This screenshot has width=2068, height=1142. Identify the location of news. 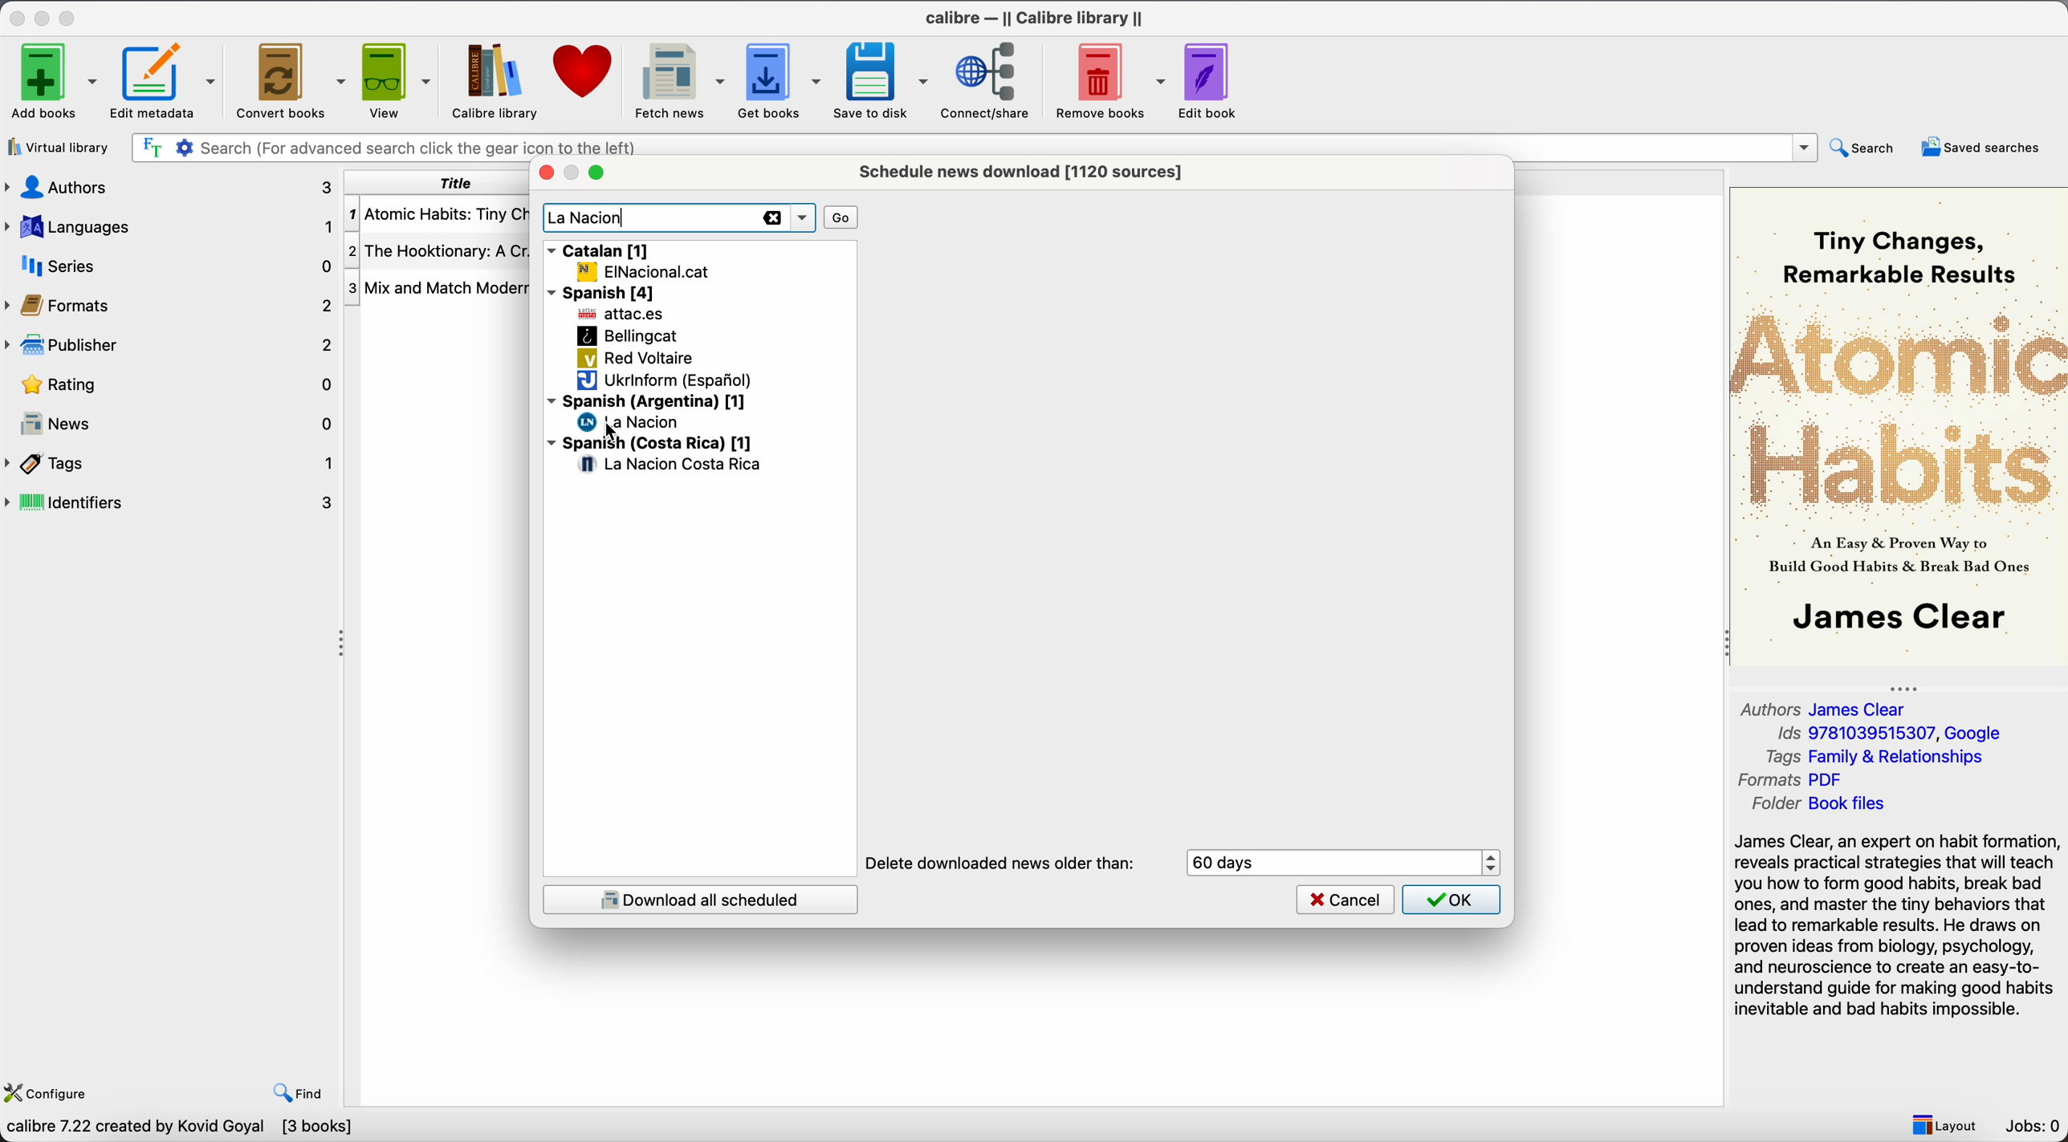
(171, 420).